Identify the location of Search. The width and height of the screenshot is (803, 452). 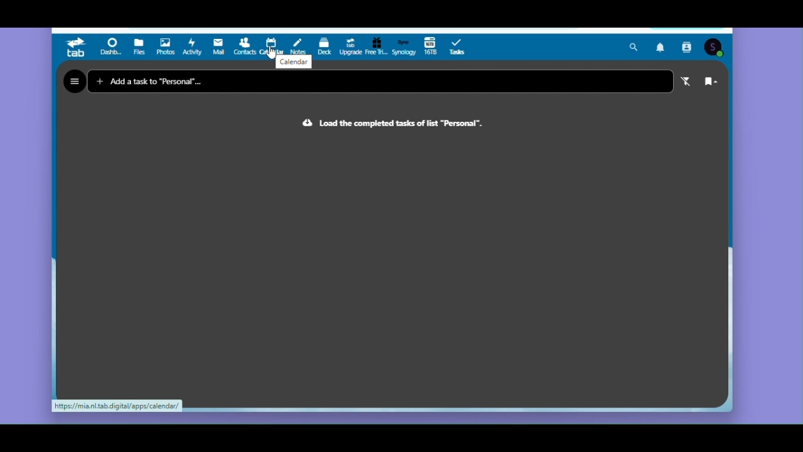
(634, 47).